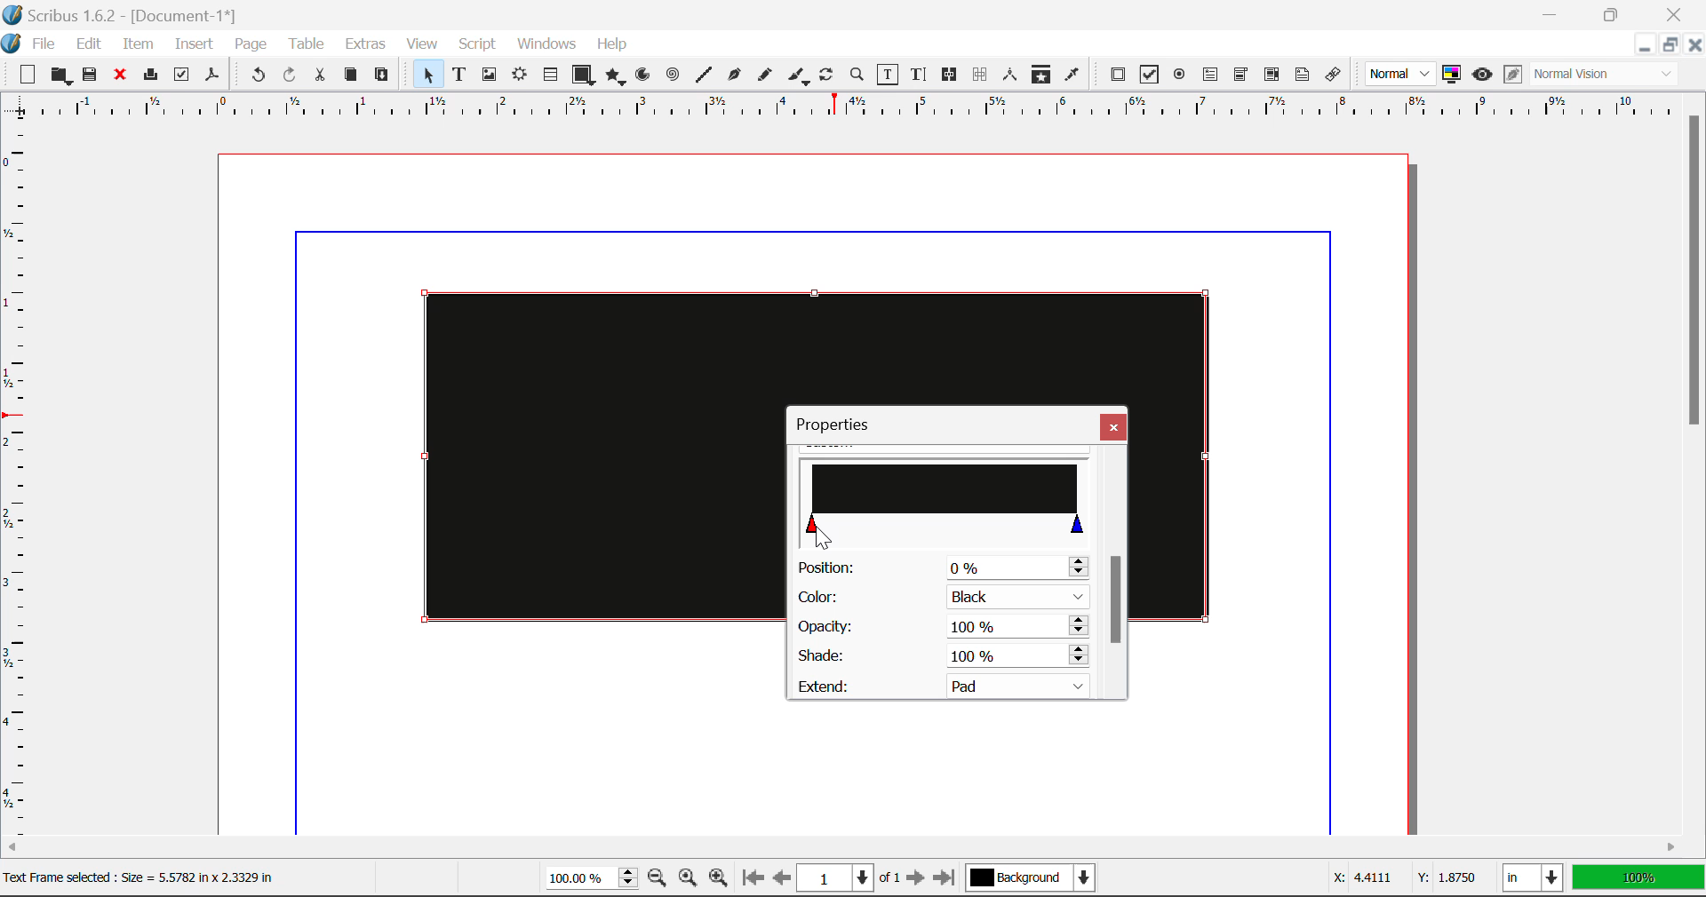 The image size is (1706, 897). I want to click on Print, so click(149, 75).